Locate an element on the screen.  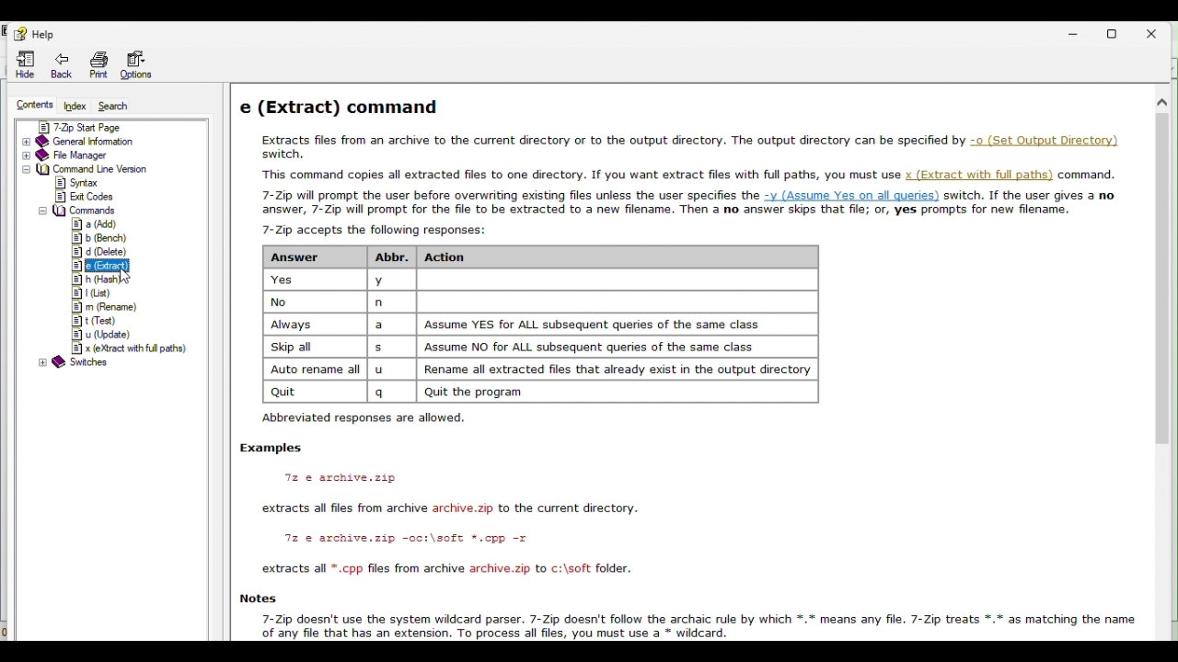
e( extract ) is located at coordinates (88, 265).